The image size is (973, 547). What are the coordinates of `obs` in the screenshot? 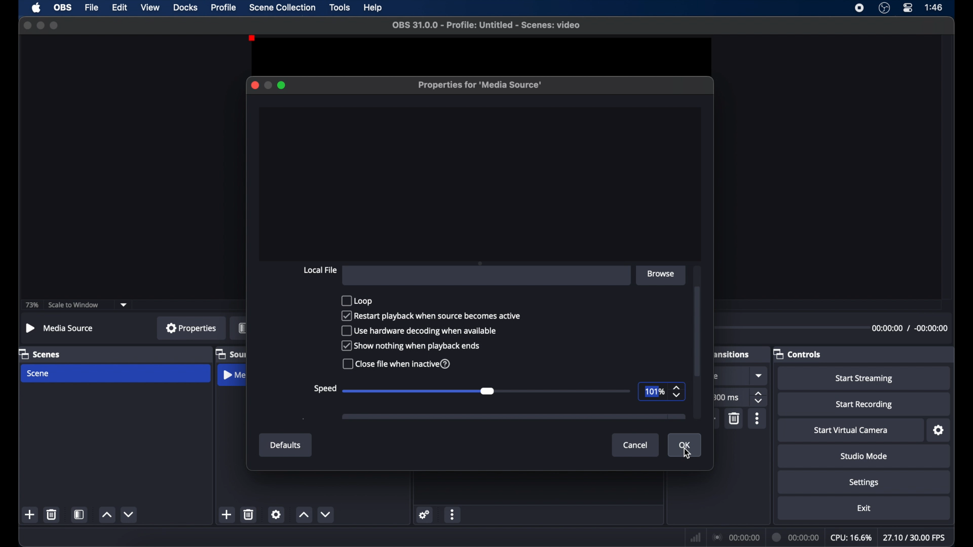 It's located at (63, 8).